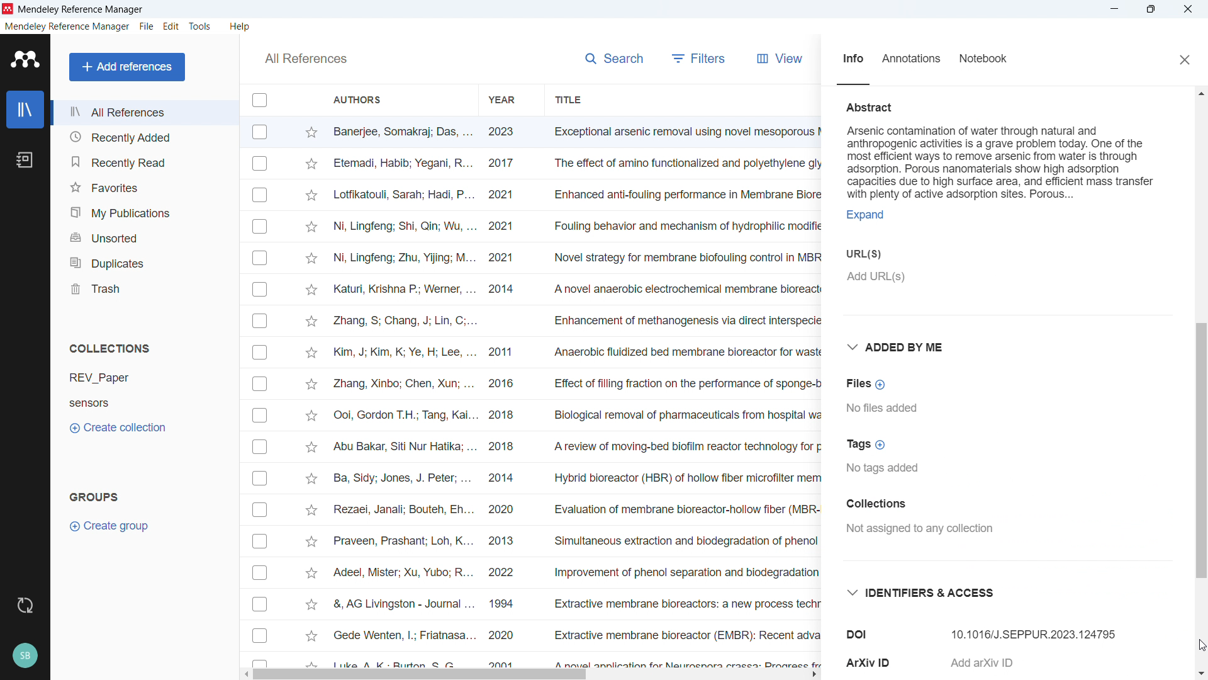 The height and width of the screenshot is (680, 1208). What do you see at coordinates (25, 109) in the screenshot?
I see `library` at bounding box center [25, 109].